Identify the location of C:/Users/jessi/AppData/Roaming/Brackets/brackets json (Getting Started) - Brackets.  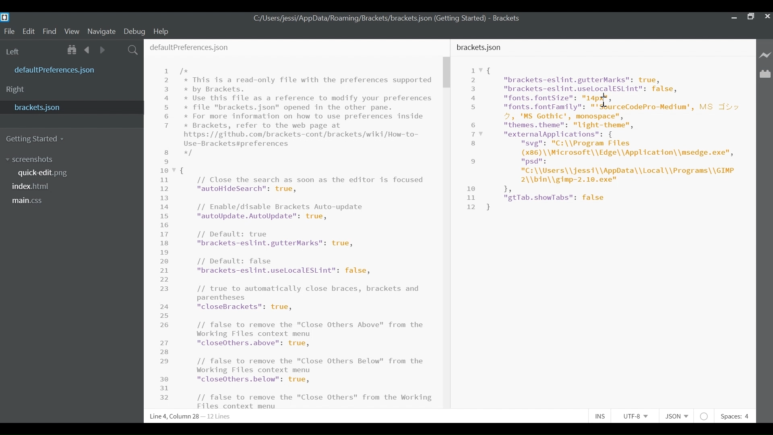
(387, 18).